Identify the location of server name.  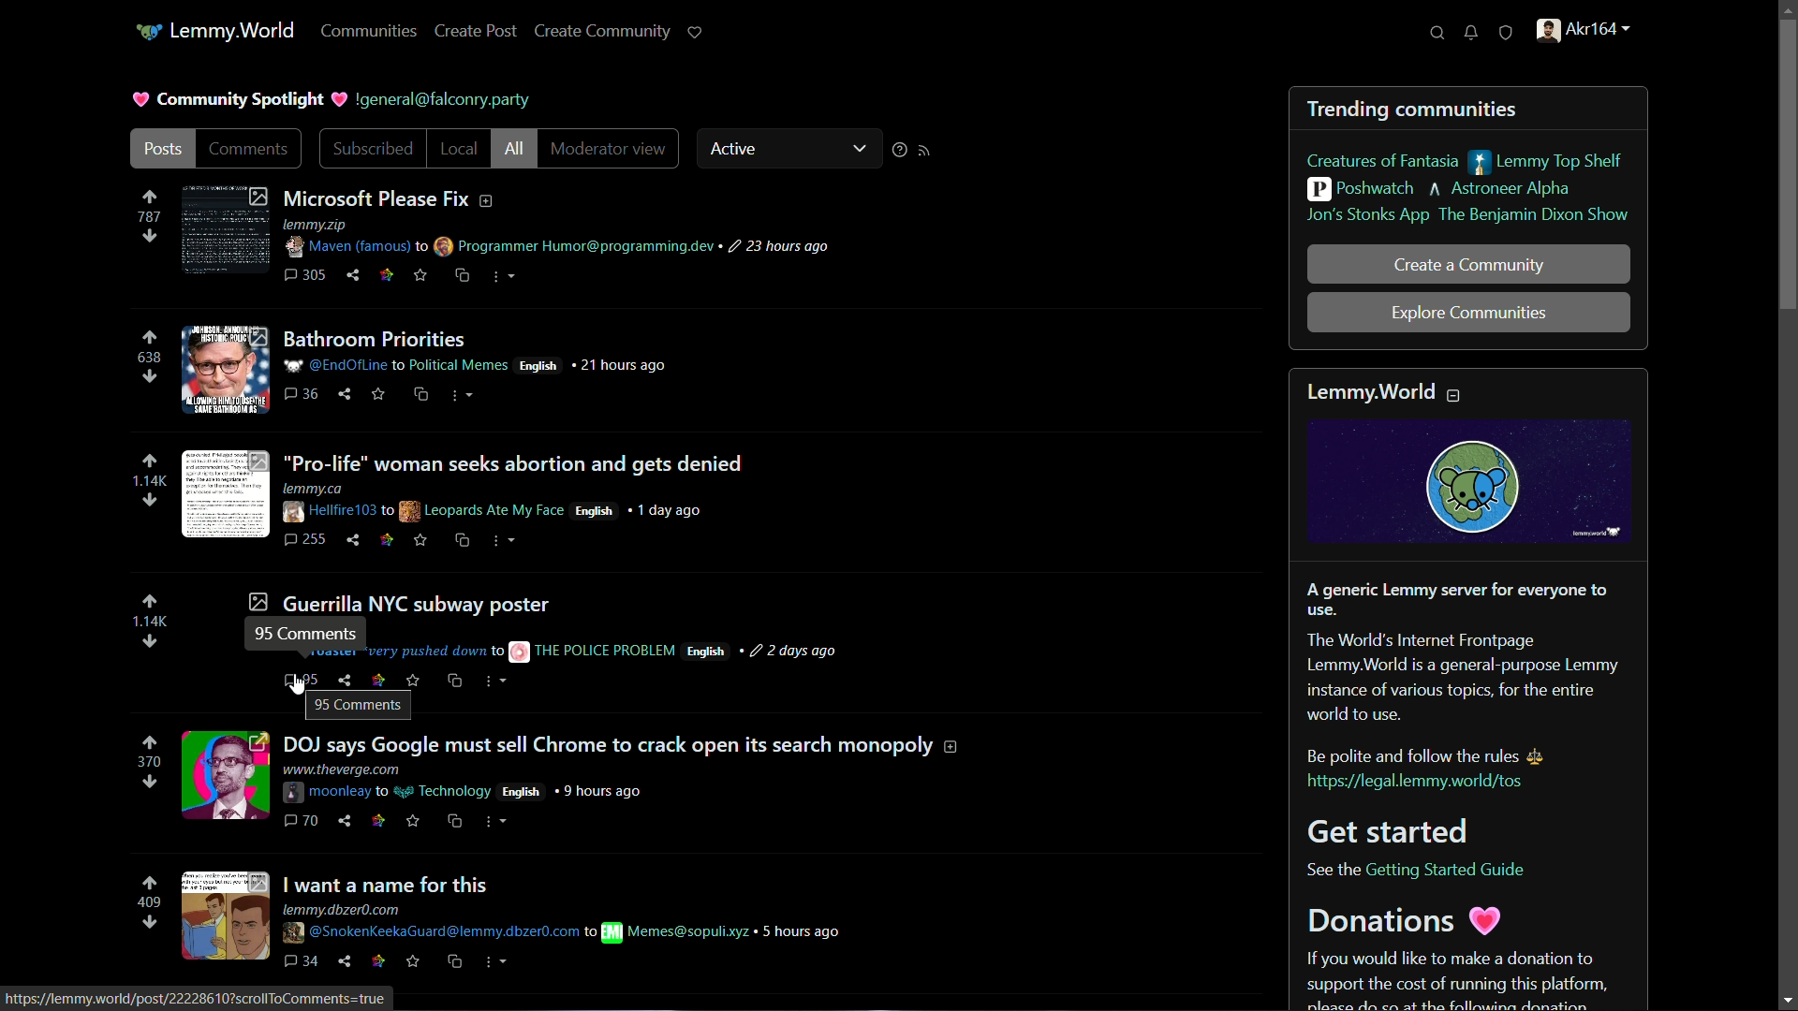
(233, 29).